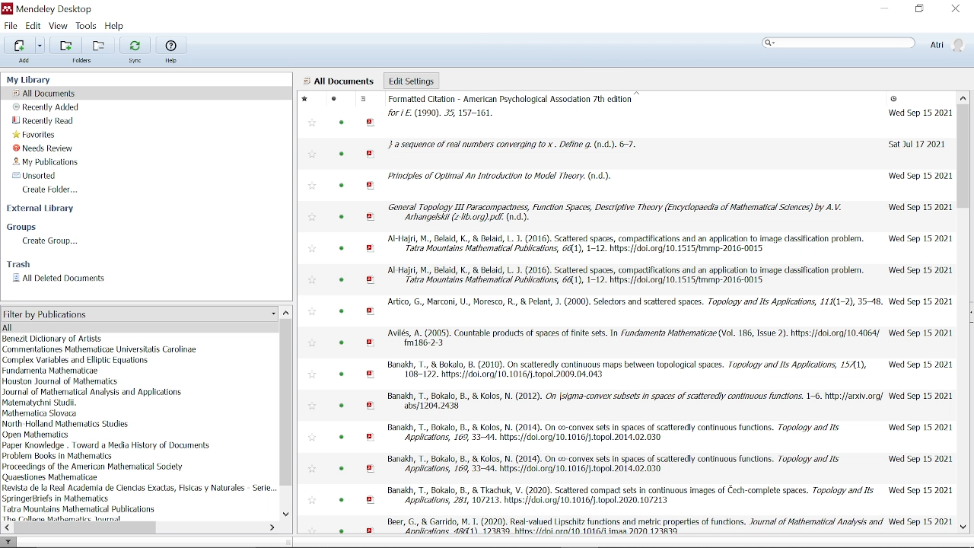 Image resolution: width=974 pixels, height=548 pixels. Describe the element at coordinates (8, 8) in the screenshot. I see `icon` at that location.